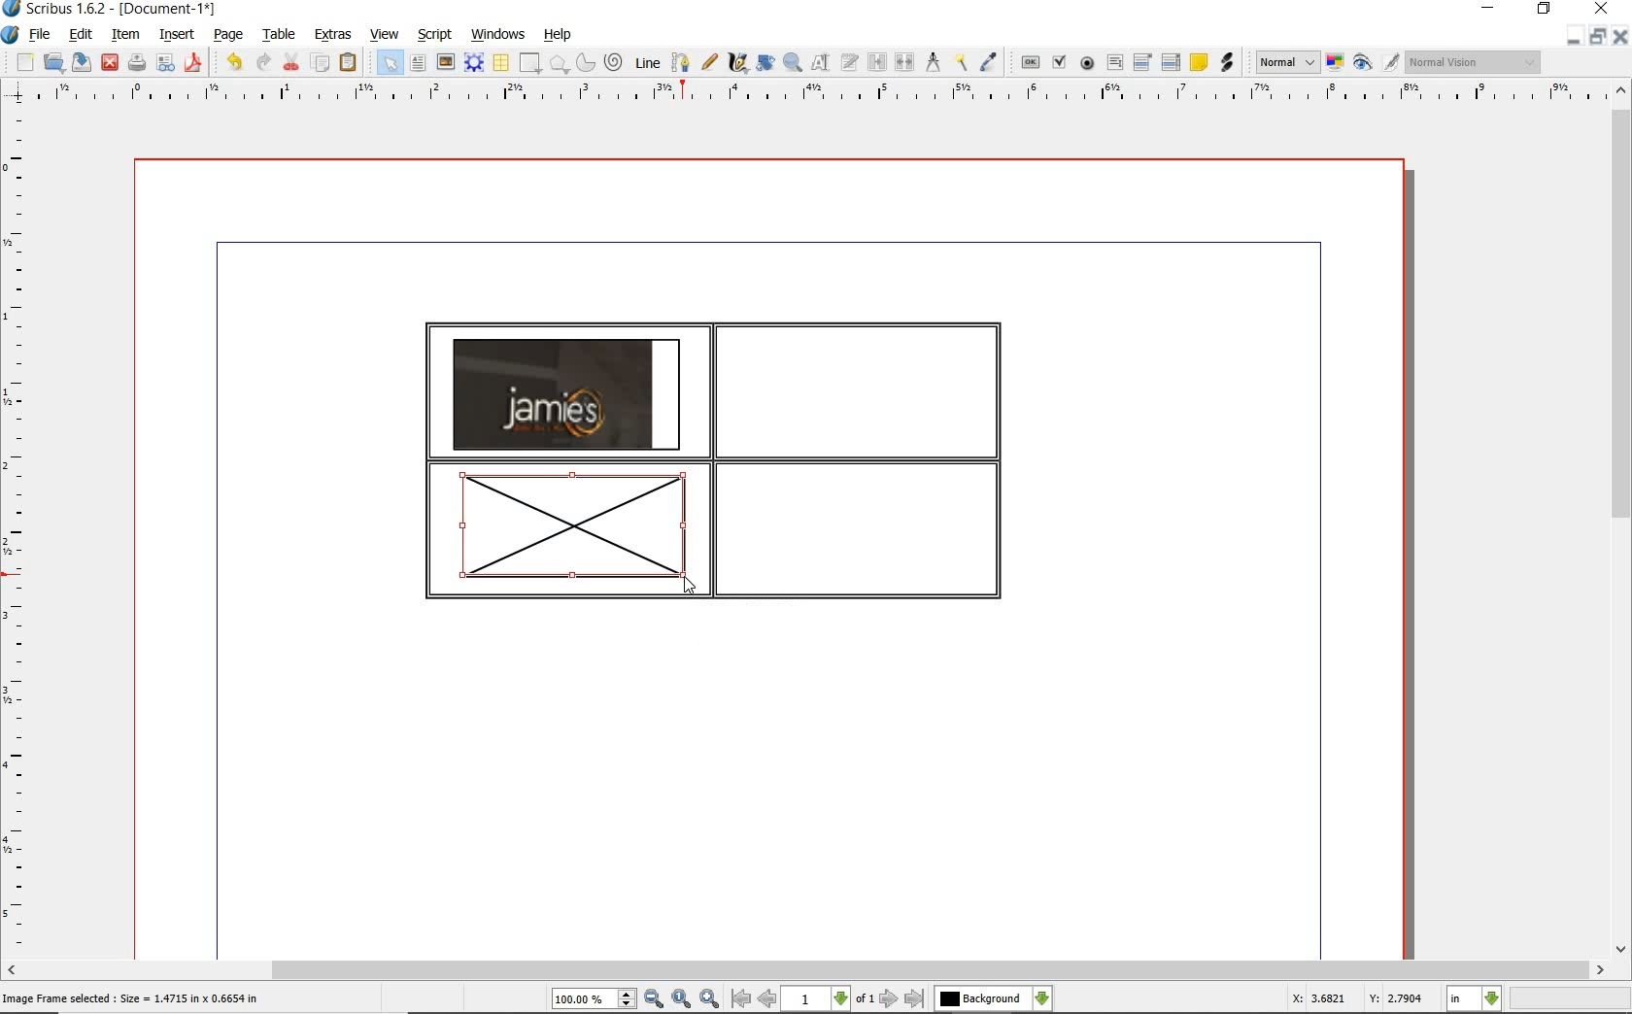  I want to click on select, so click(392, 67).